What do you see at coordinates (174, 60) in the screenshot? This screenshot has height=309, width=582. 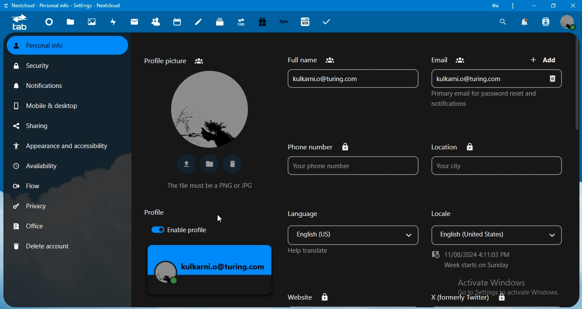 I see `Profile picture` at bounding box center [174, 60].